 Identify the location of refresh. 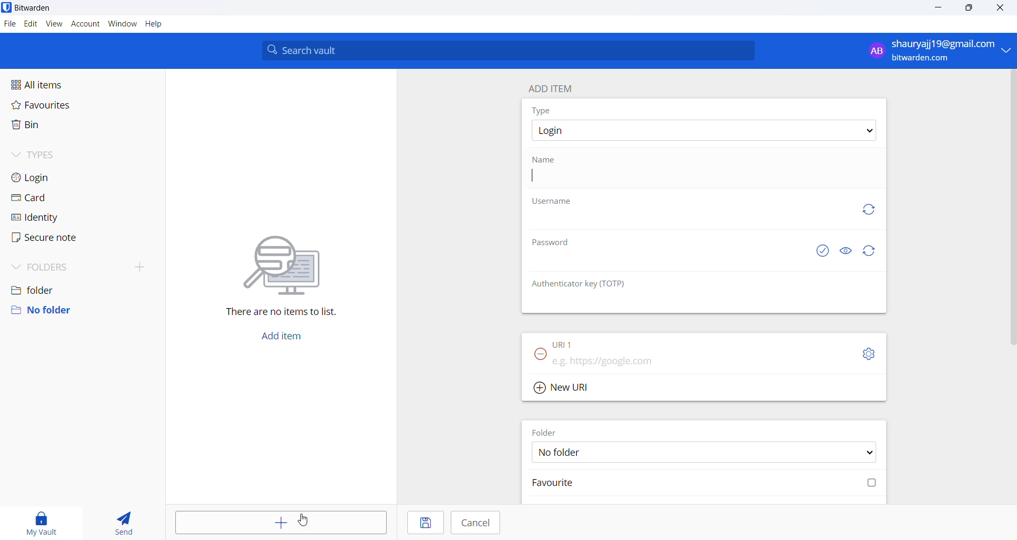
(869, 251).